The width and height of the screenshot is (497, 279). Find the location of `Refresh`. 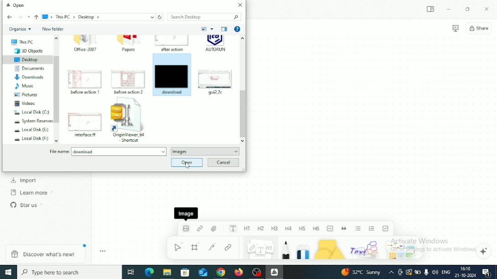

Refresh is located at coordinates (161, 17).